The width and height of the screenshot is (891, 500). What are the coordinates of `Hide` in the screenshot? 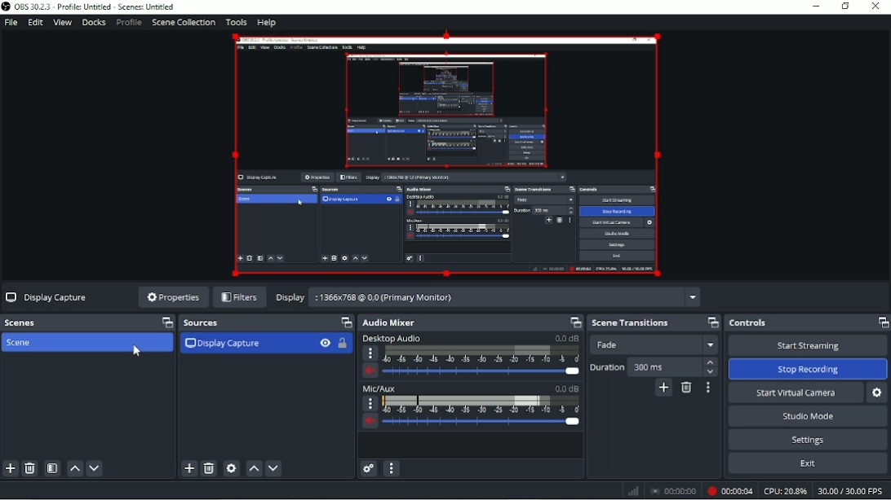 It's located at (325, 344).